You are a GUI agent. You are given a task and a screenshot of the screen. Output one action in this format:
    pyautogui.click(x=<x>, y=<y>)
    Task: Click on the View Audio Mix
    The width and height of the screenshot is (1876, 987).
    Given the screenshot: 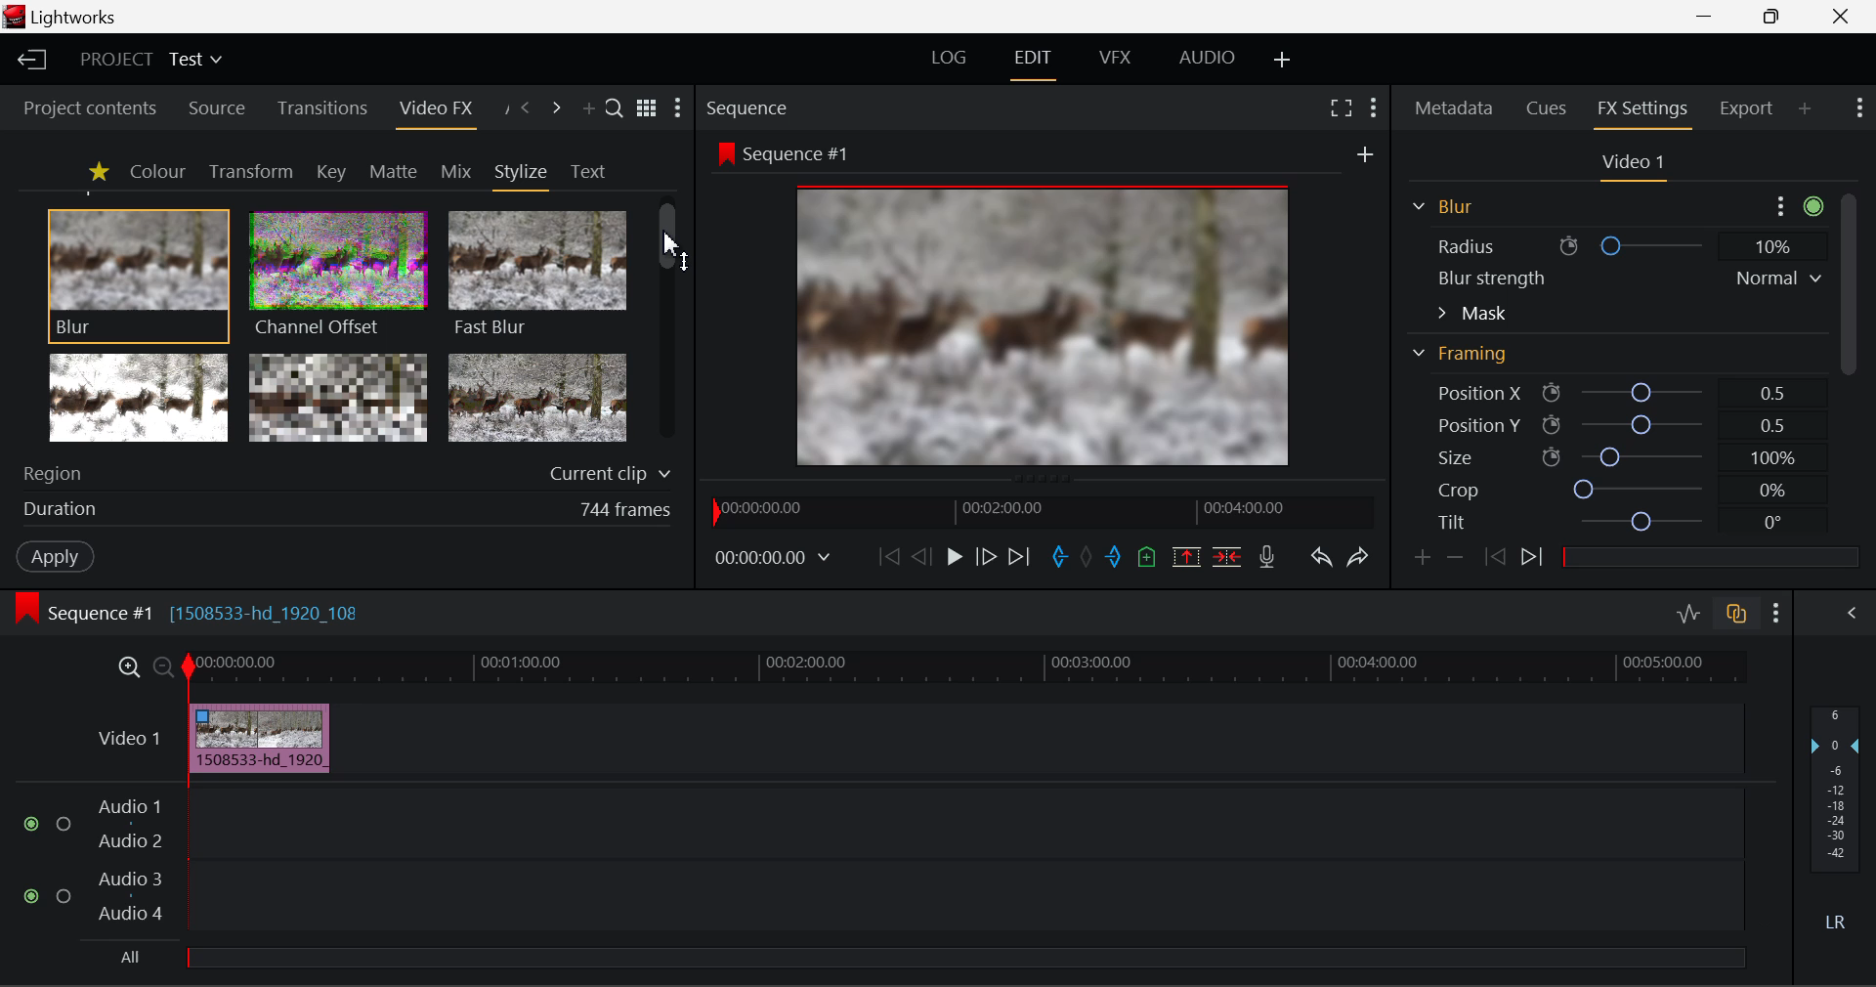 What is the action you would take?
    pyautogui.click(x=1853, y=611)
    